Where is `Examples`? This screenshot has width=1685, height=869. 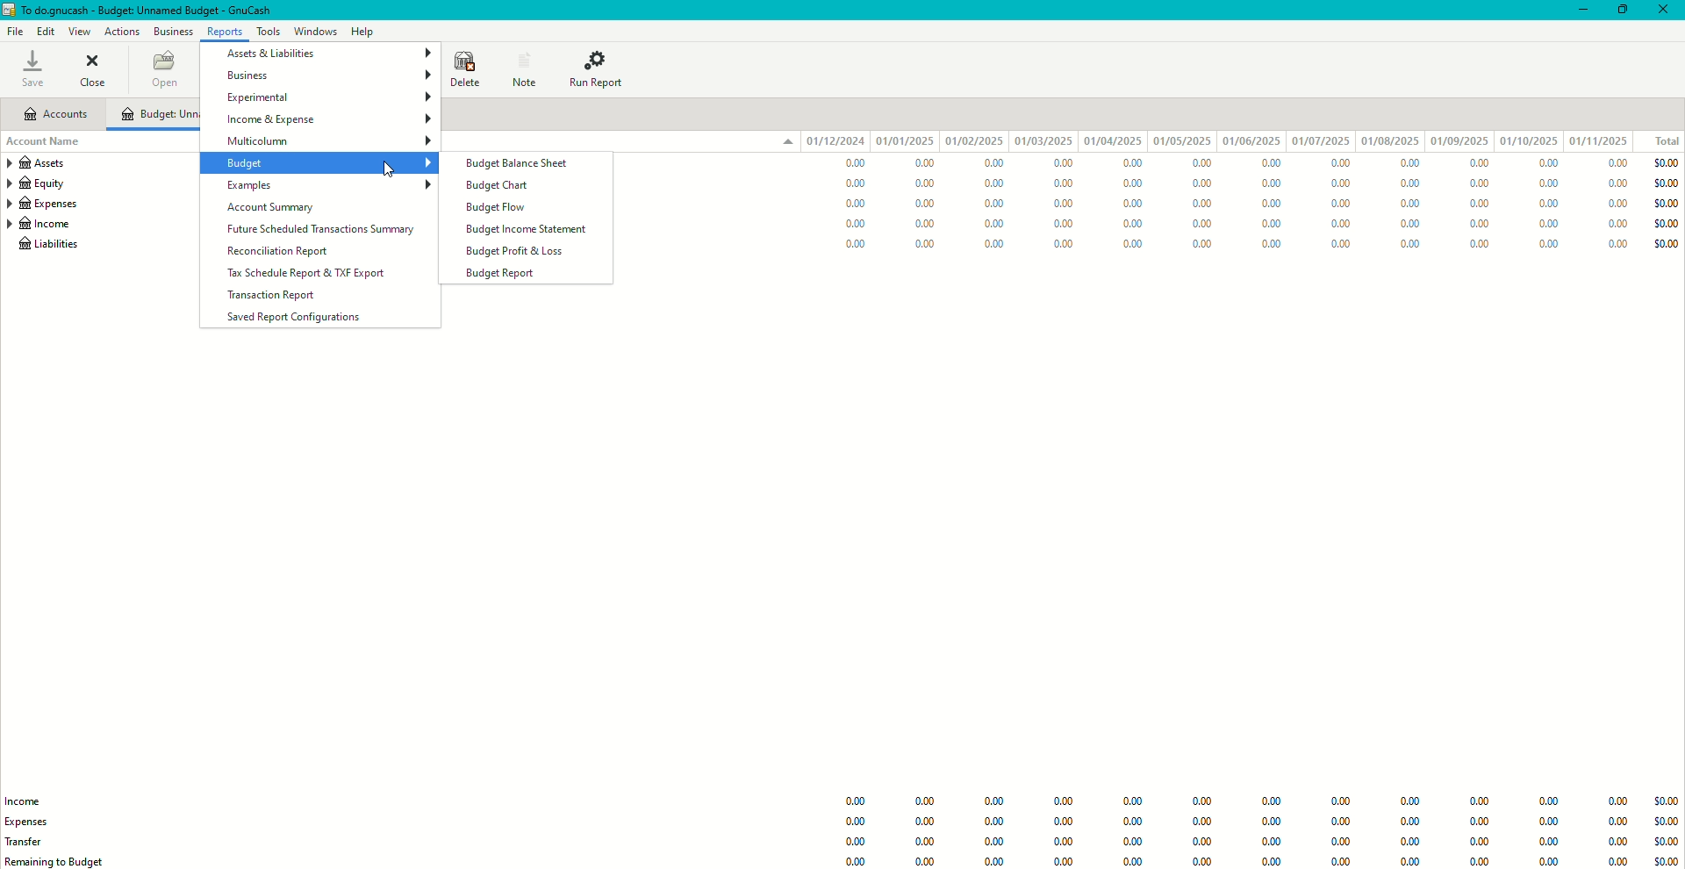 Examples is located at coordinates (327, 185).